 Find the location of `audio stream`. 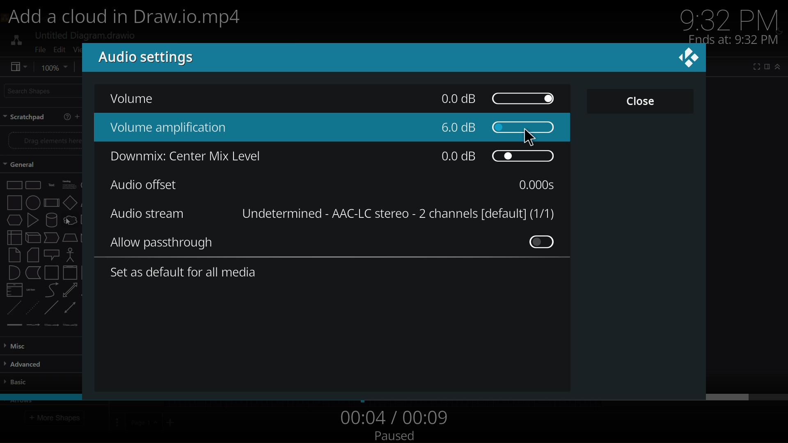

audio stream is located at coordinates (147, 213).